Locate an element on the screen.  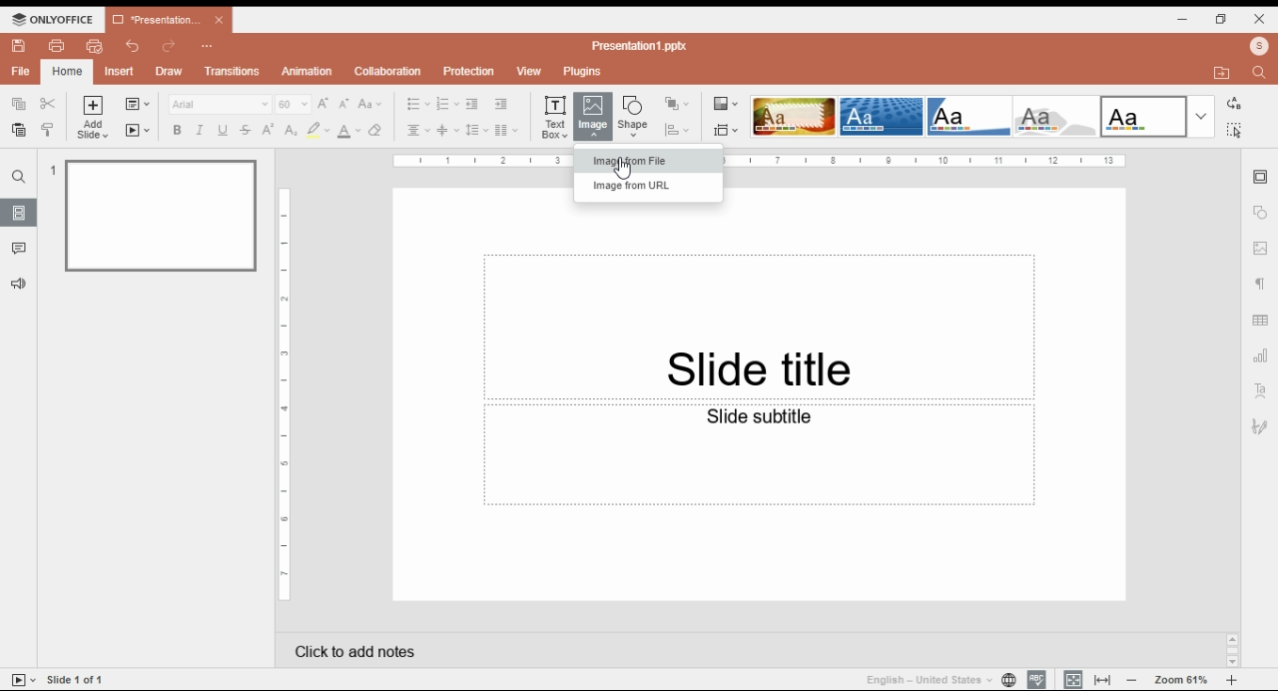
charts  settings is located at coordinates (1261, 353).